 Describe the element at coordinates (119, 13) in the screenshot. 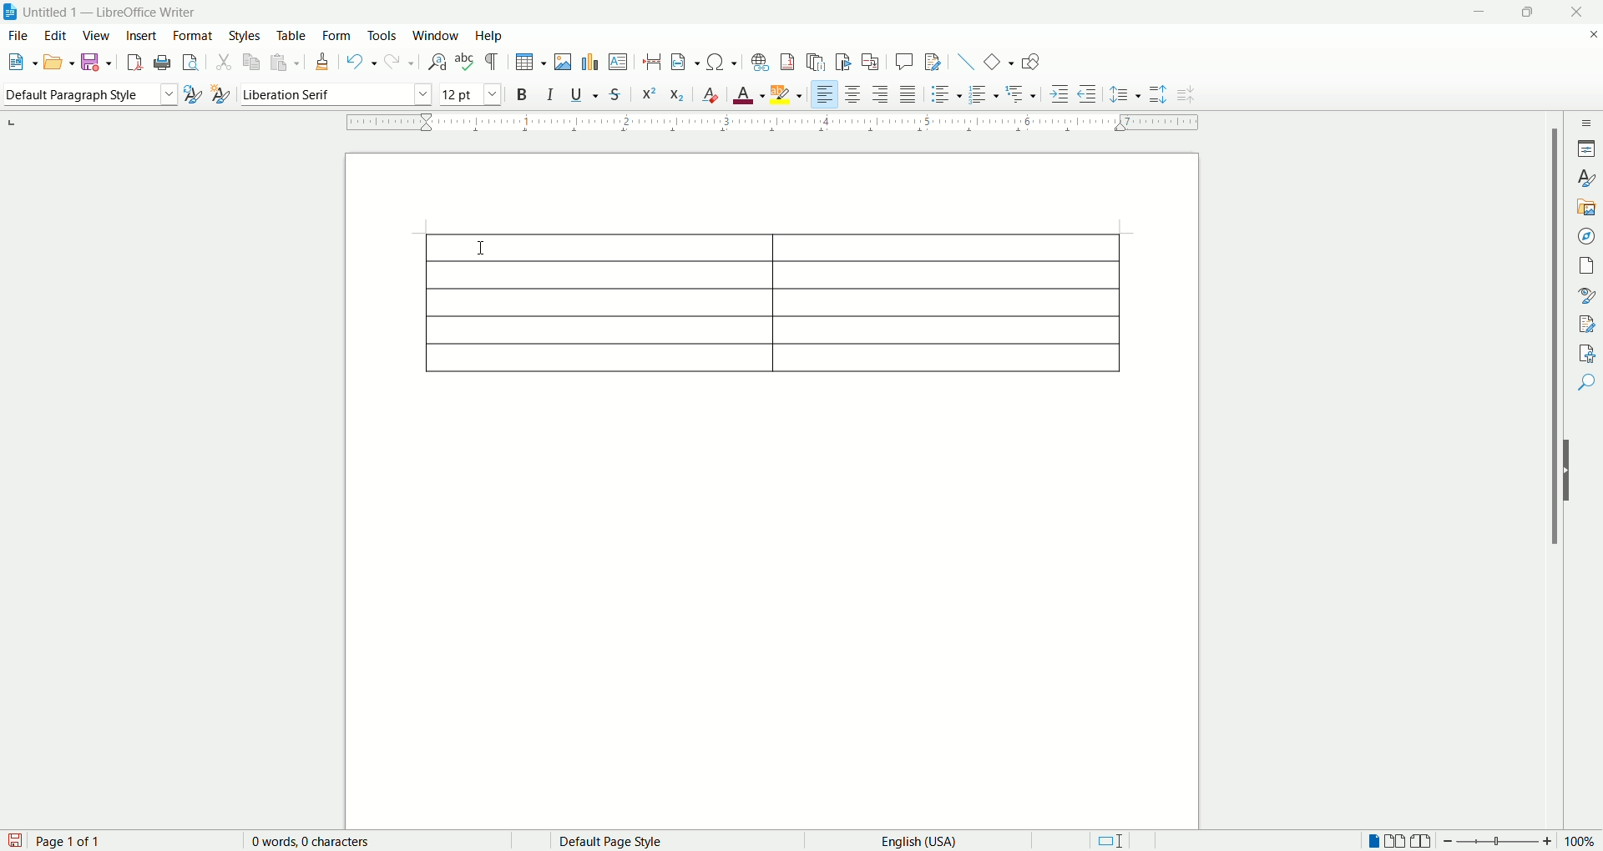

I see `document name` at that location.